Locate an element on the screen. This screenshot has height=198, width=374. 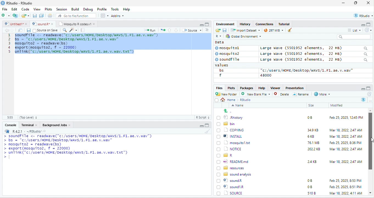
0B is located at coordinates (309, 181).